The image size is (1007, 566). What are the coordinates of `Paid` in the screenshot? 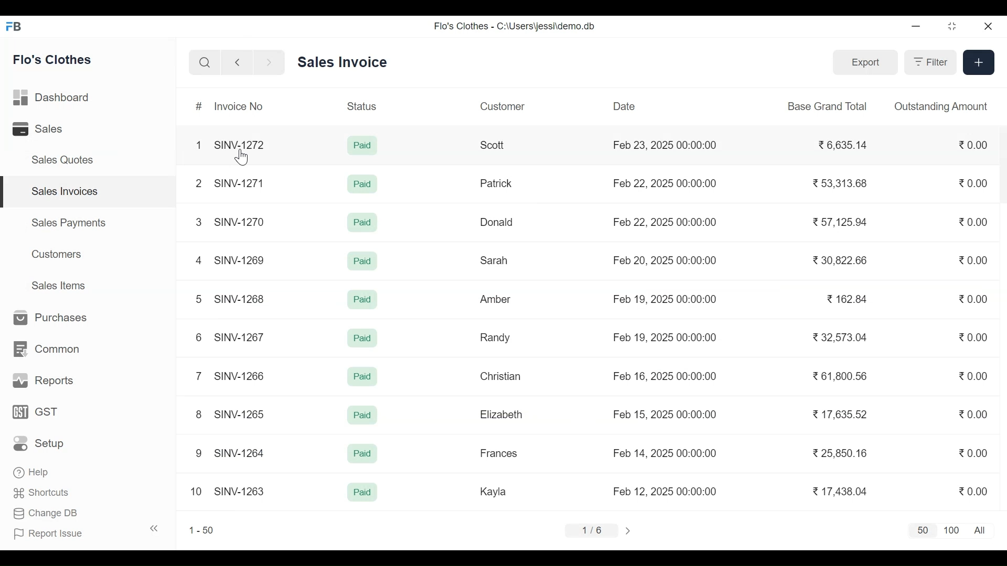 It's located at (361, 416).